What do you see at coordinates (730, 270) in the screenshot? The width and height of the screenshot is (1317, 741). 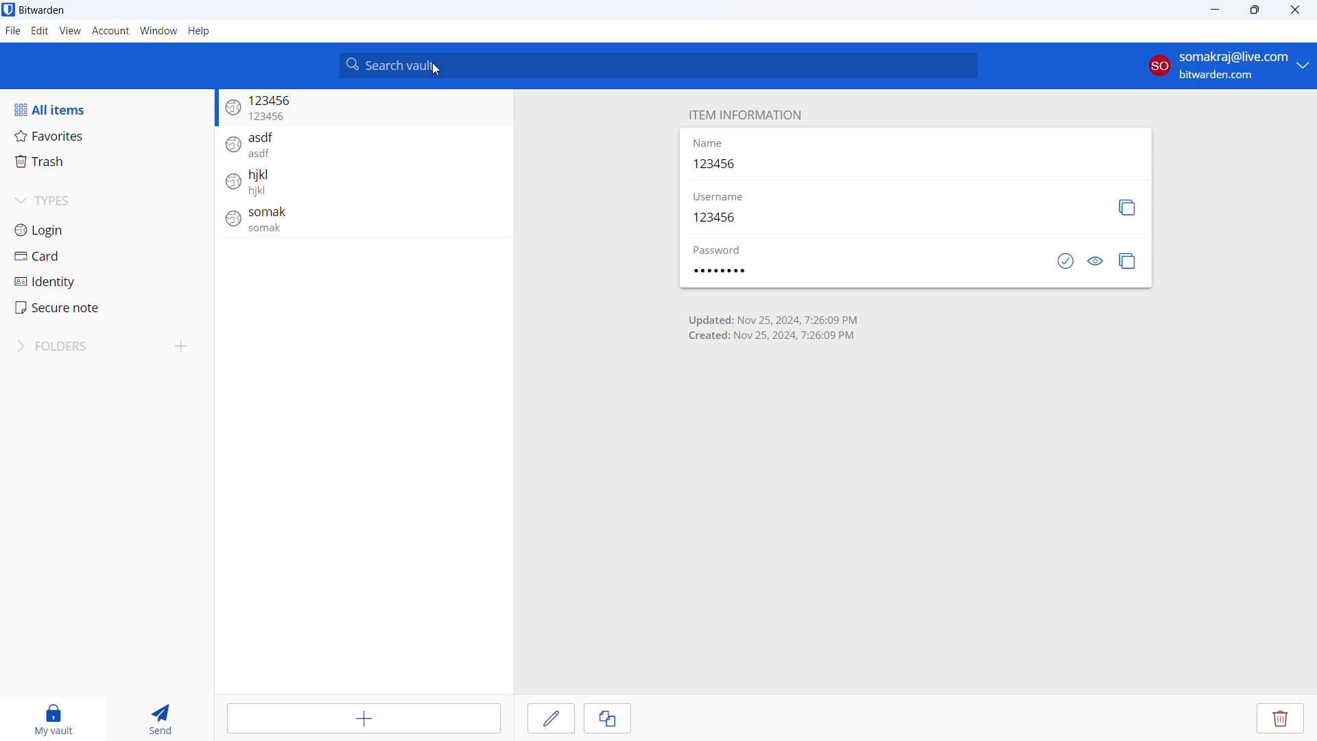 I see `password` at bounding box center [730, 270].